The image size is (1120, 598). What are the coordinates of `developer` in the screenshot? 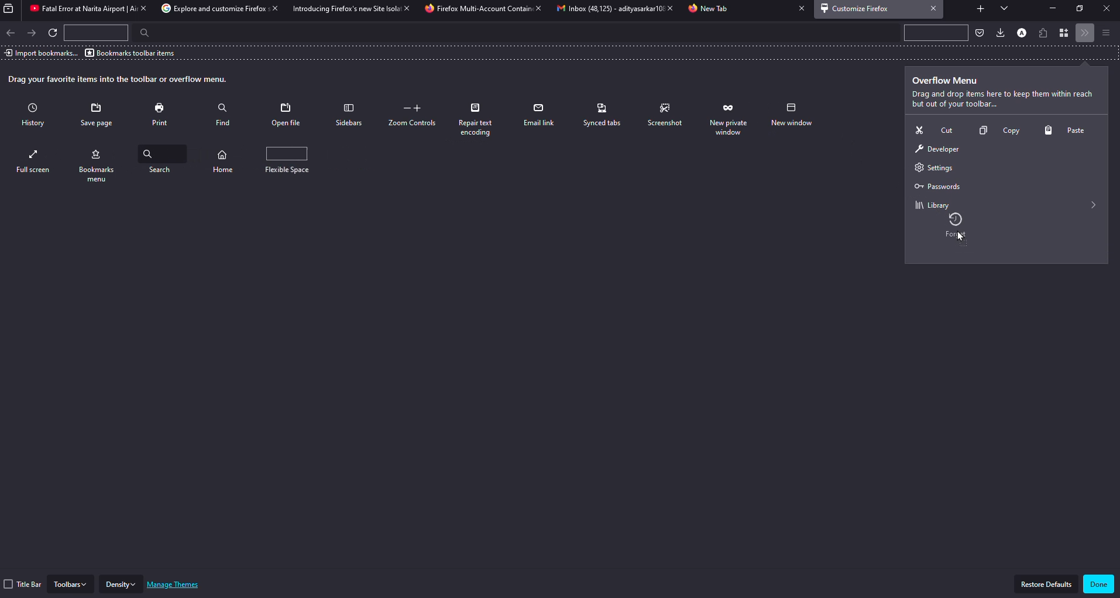 It's located at (936, 150).